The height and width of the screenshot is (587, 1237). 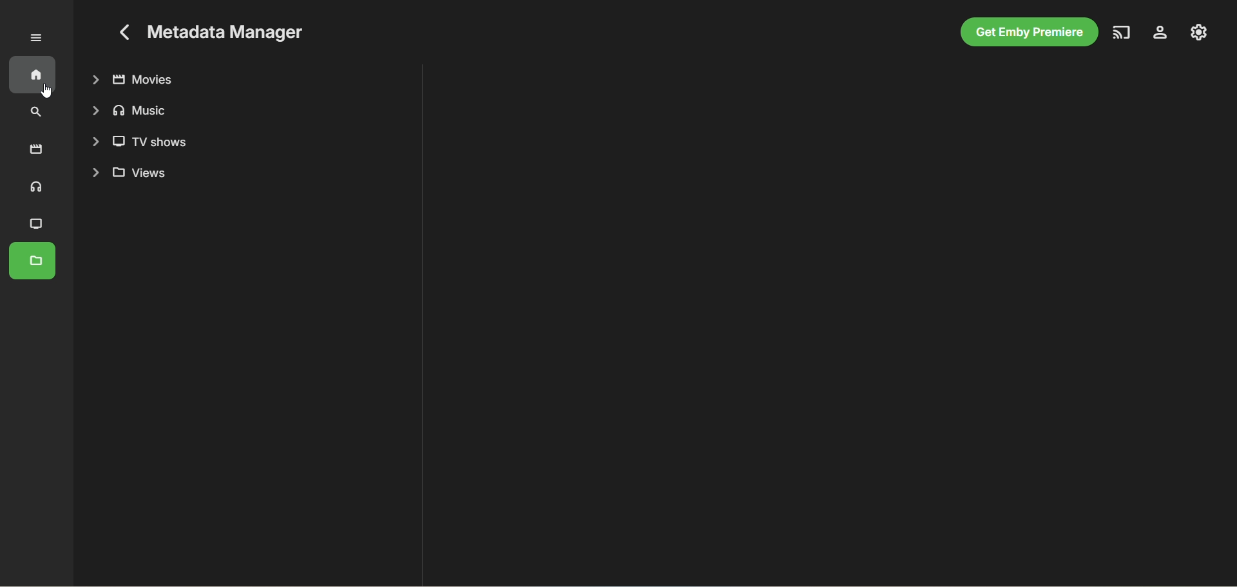 What do you see at coordinates (34, 187) in the screenshot?
I see `music` at bounding box center [34, 187].